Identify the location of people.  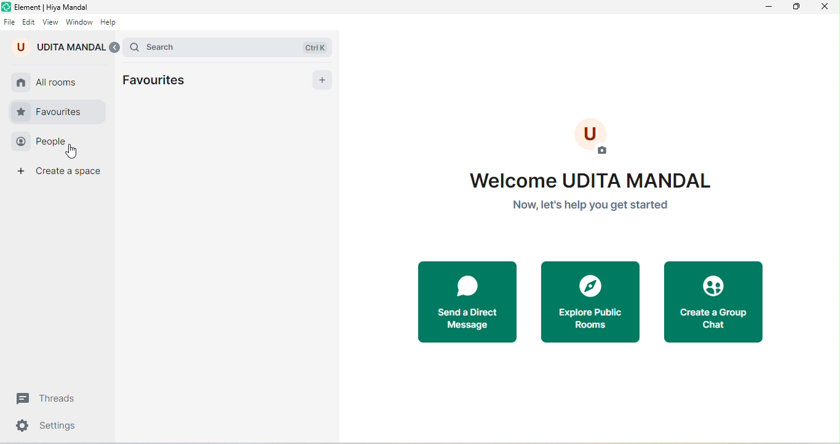
(54, 141).